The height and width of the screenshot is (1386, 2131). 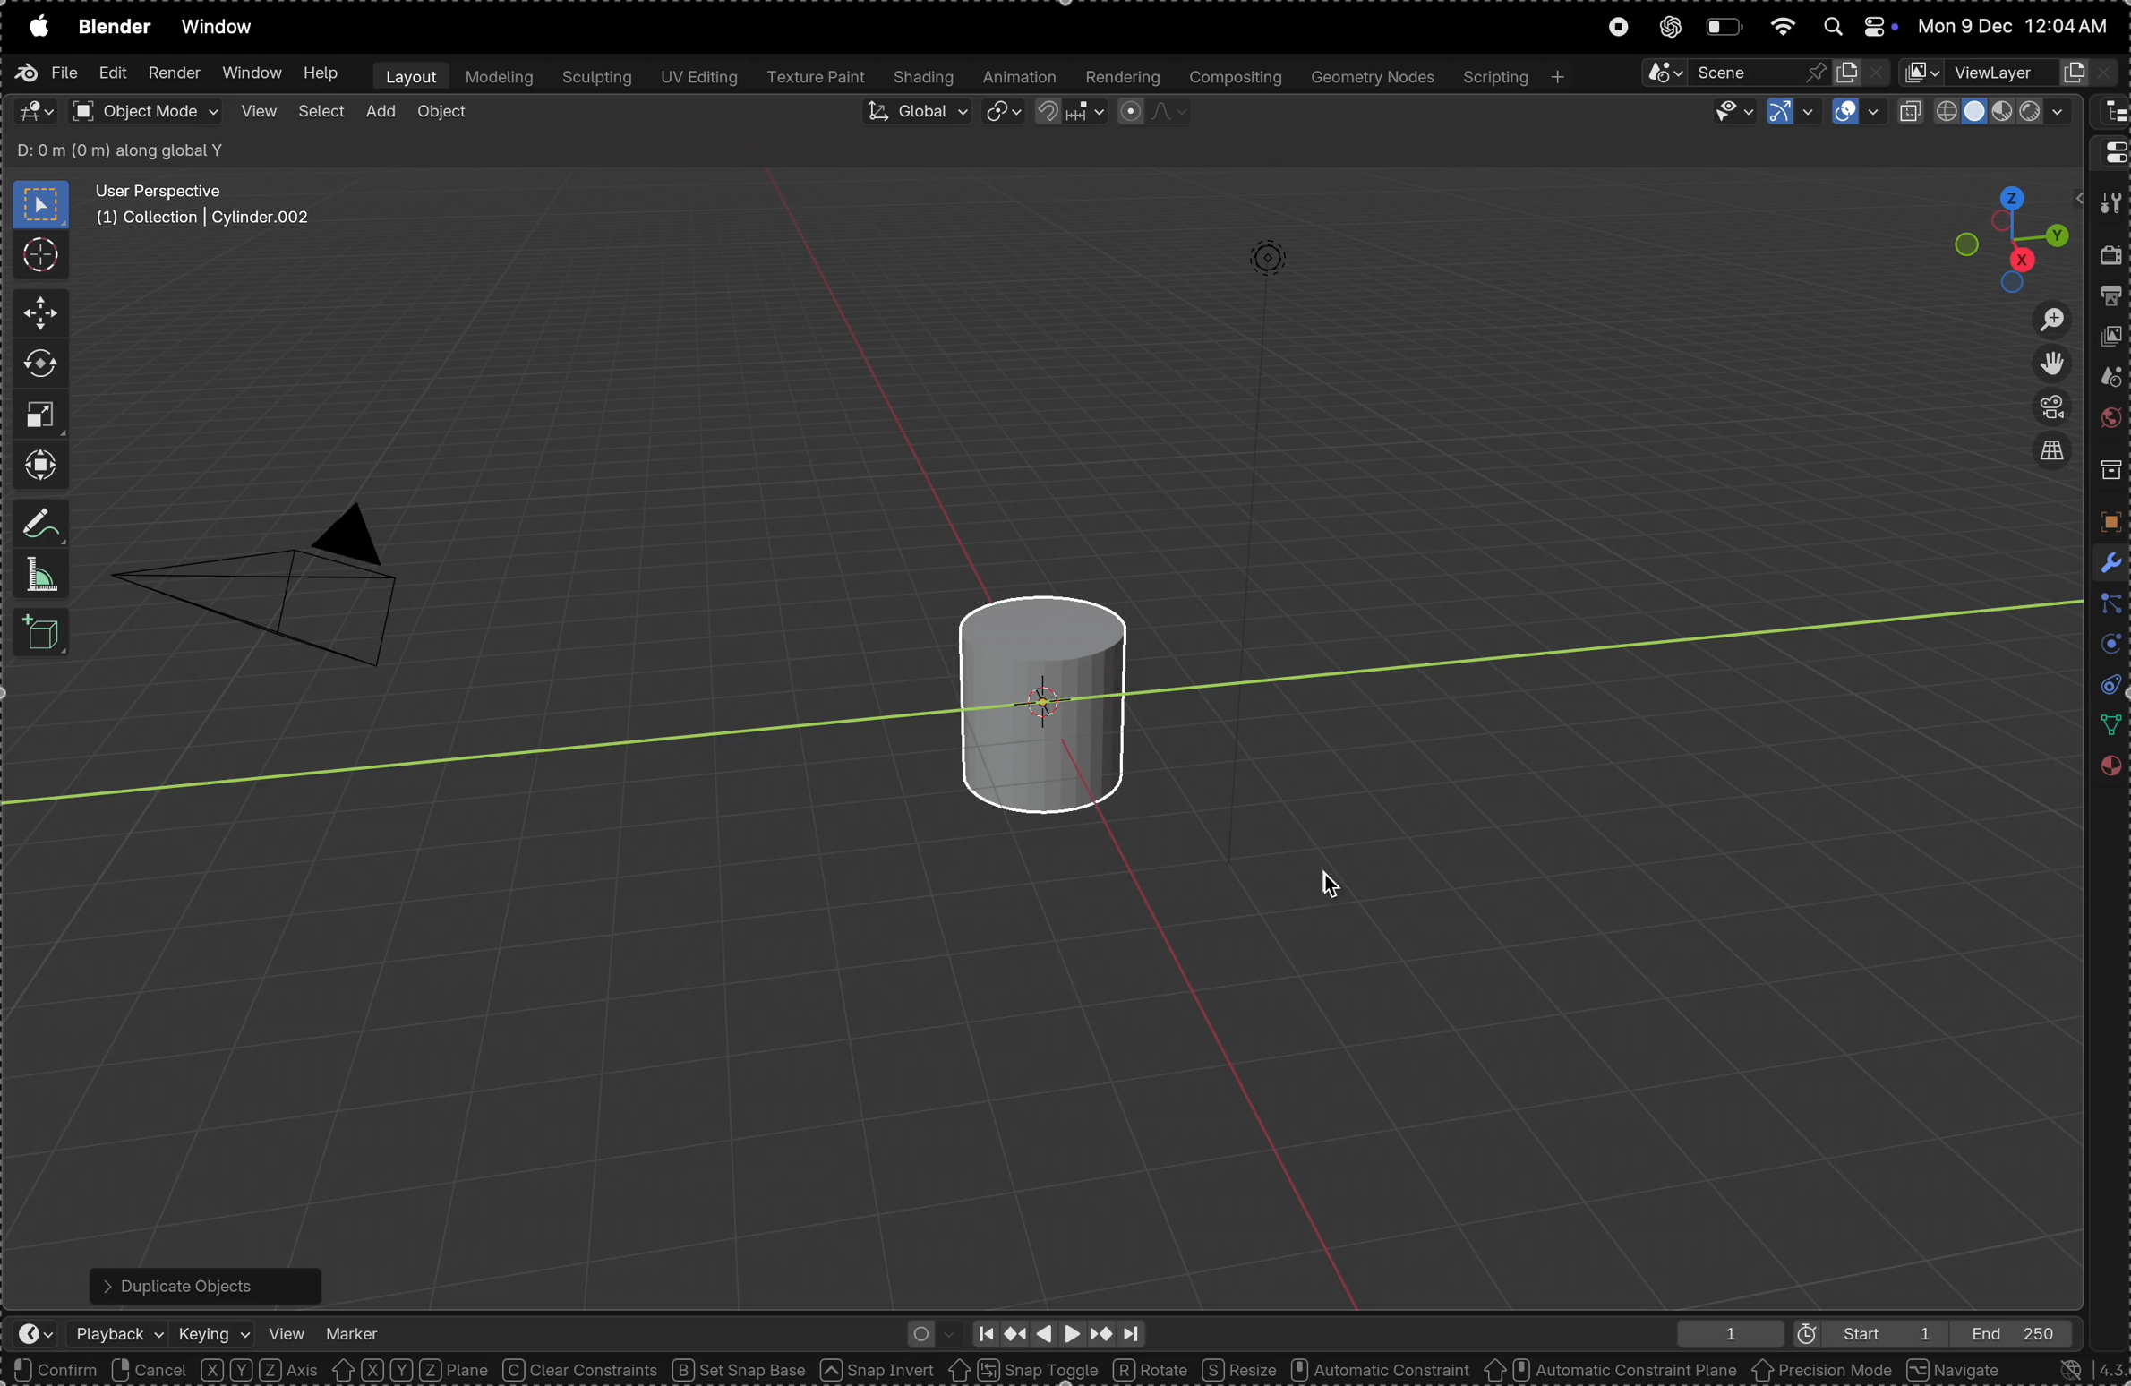 I want to click on toggle view point, so click(x=2048, y=364).